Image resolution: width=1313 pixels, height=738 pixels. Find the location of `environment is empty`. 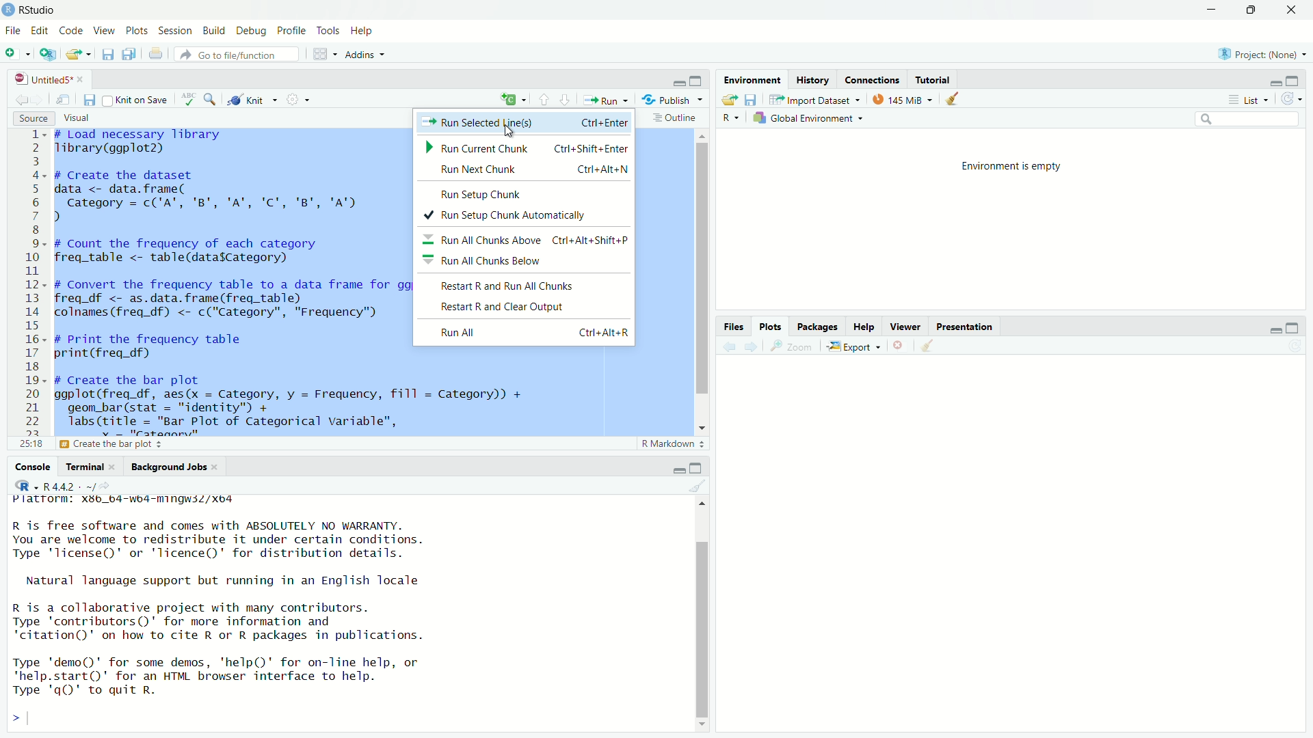

environment is empty is located at coordinates (1011, 166).